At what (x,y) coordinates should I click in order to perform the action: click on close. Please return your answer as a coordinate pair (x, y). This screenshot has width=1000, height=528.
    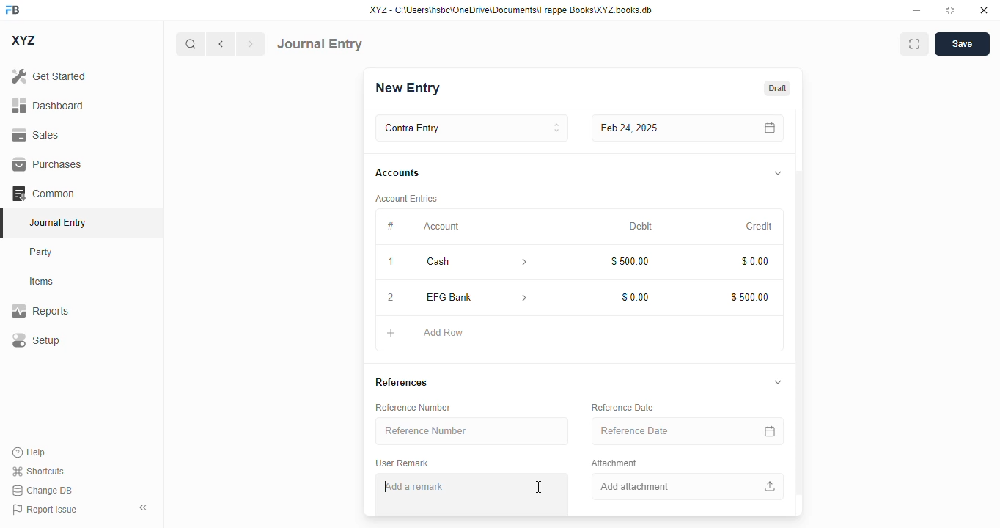
    Looking at the image, I should click on (984, 10).